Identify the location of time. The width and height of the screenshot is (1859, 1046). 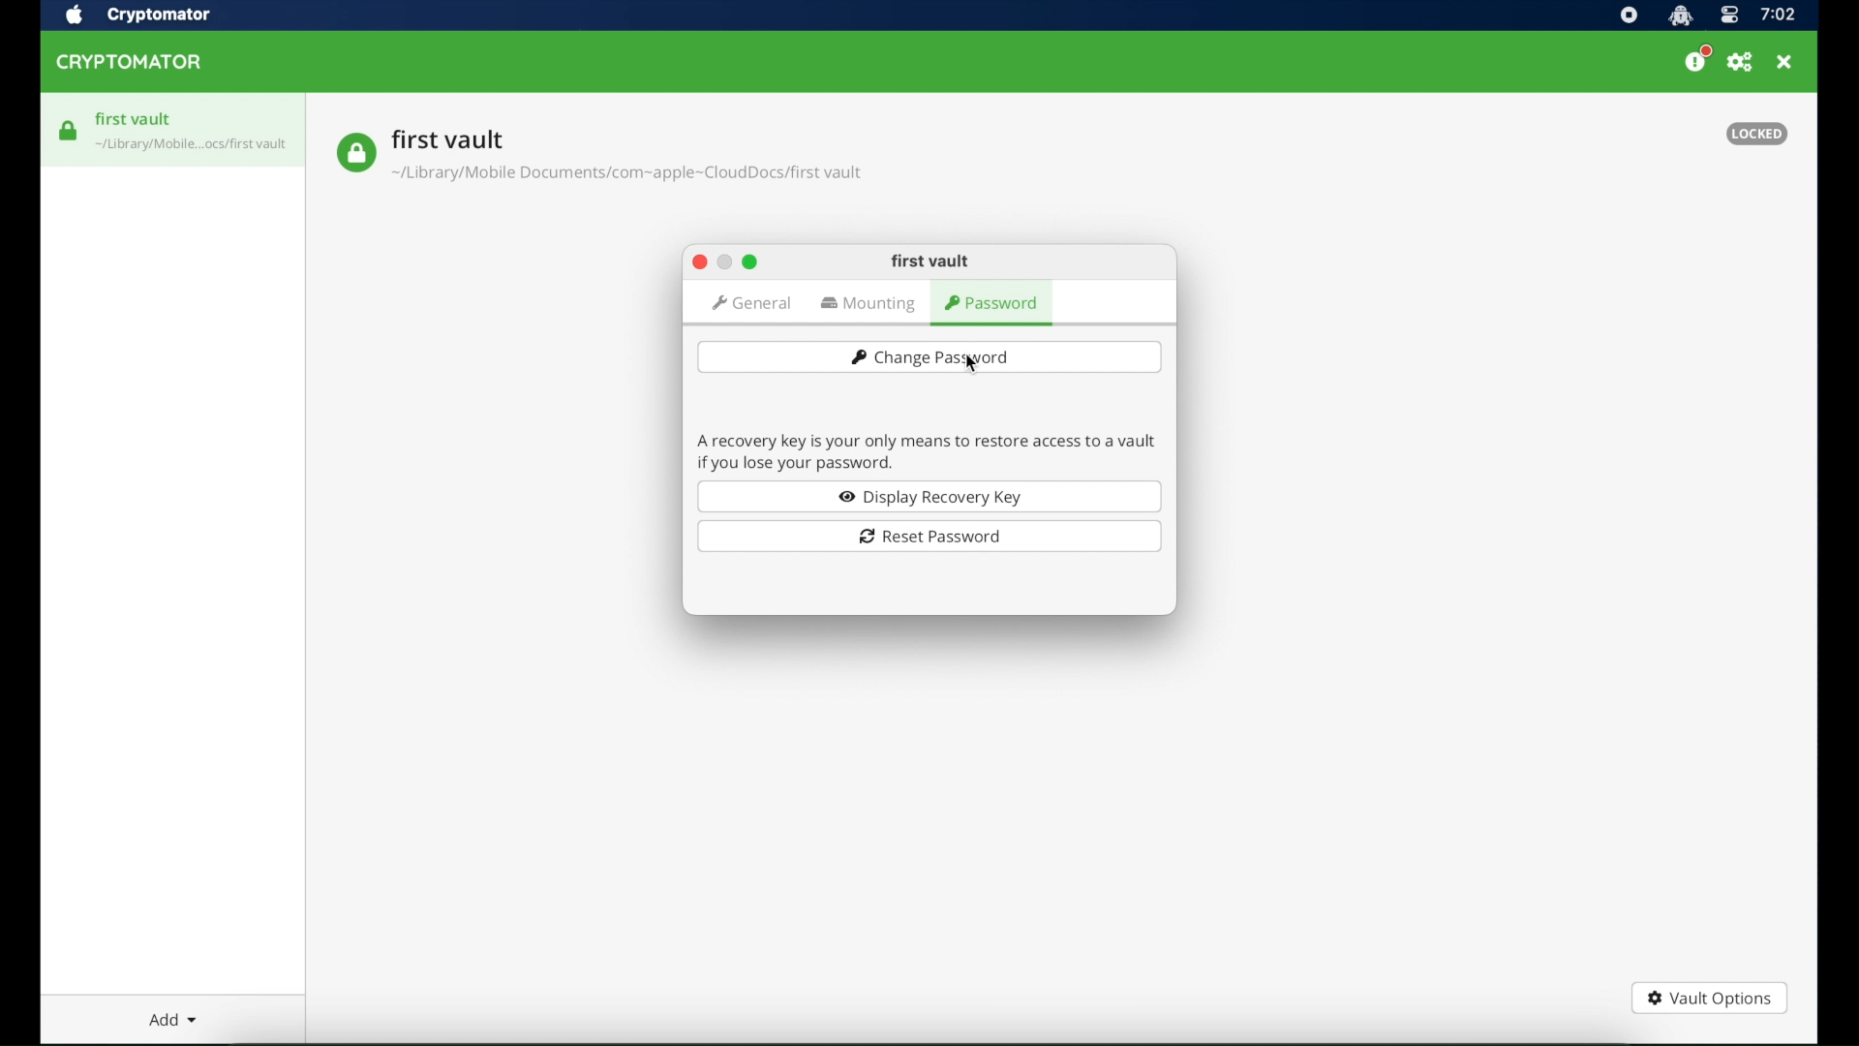
(1778, 15).